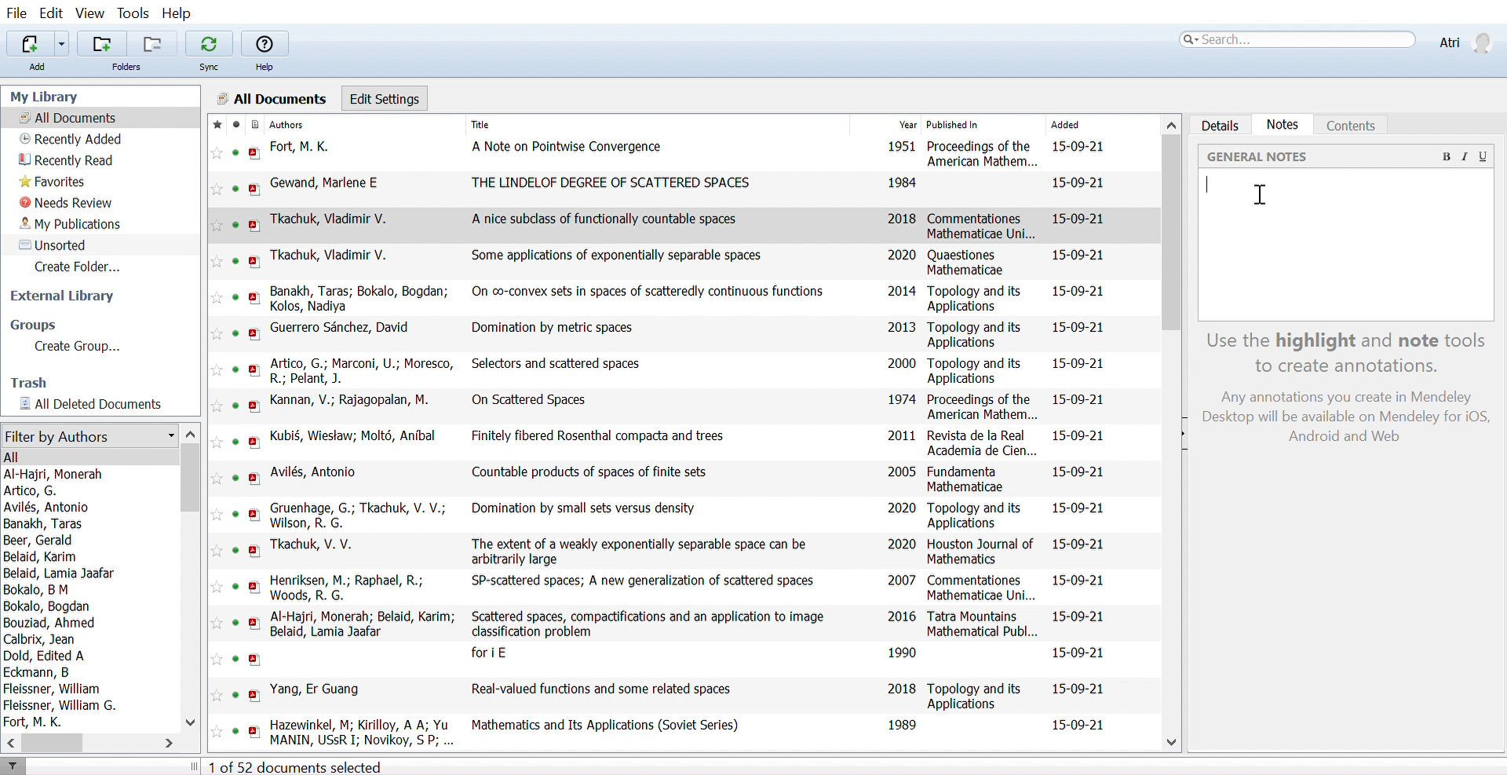  What do you see at coordinates (217, 551) in the screenshot?
I see `Add this reference to favorites` at bounding box center [217, 551].